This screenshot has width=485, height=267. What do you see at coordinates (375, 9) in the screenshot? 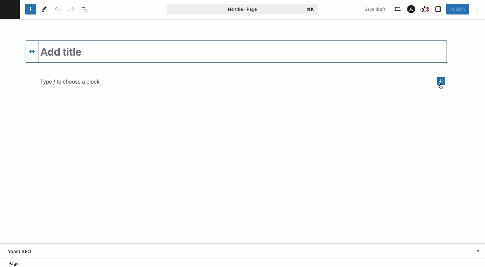
I see `Save draft` at bounding box center [375, 9].